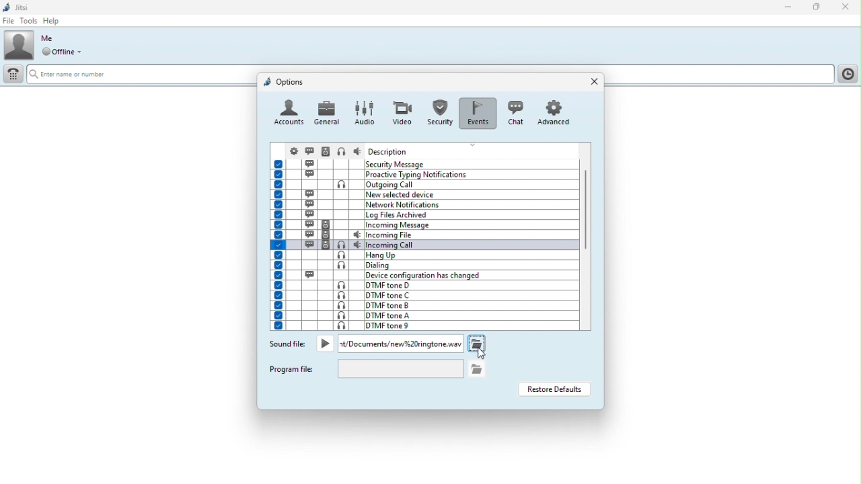  Describe the element at coordinates (477, 110) in the screenshot. I see `Events` at that location.